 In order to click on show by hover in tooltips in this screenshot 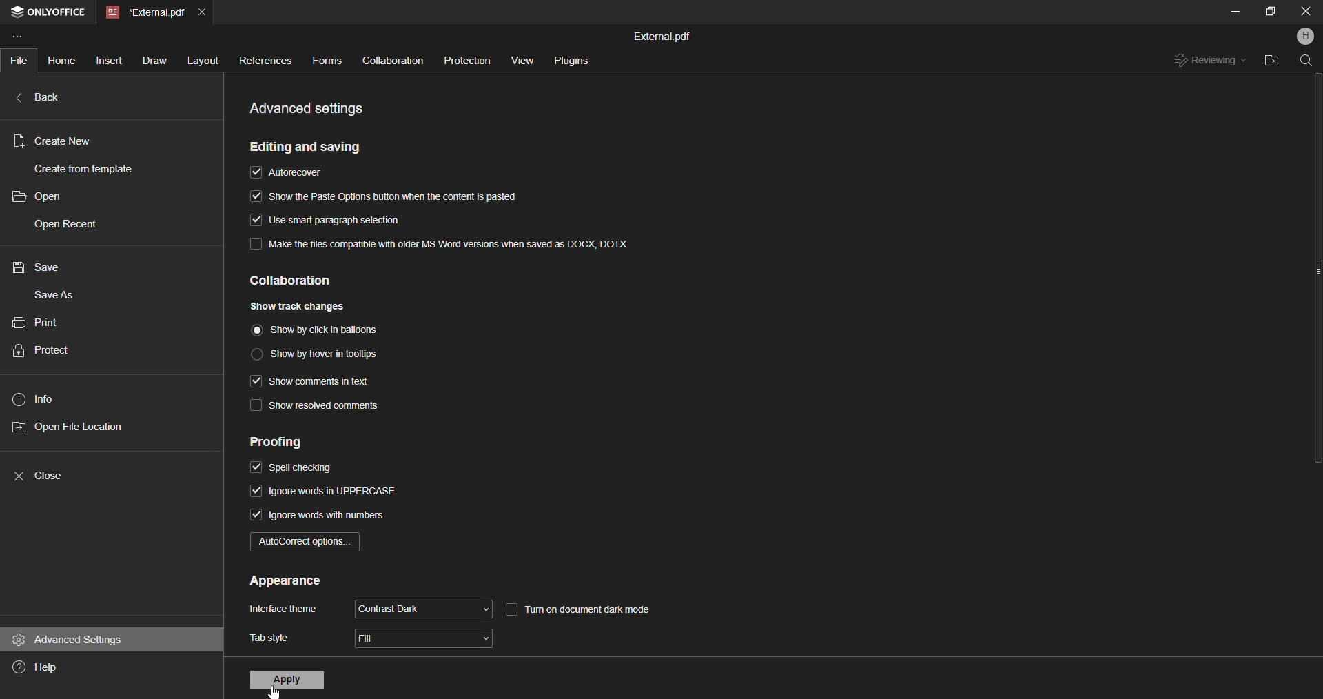, I will do `click(318, 352)`.